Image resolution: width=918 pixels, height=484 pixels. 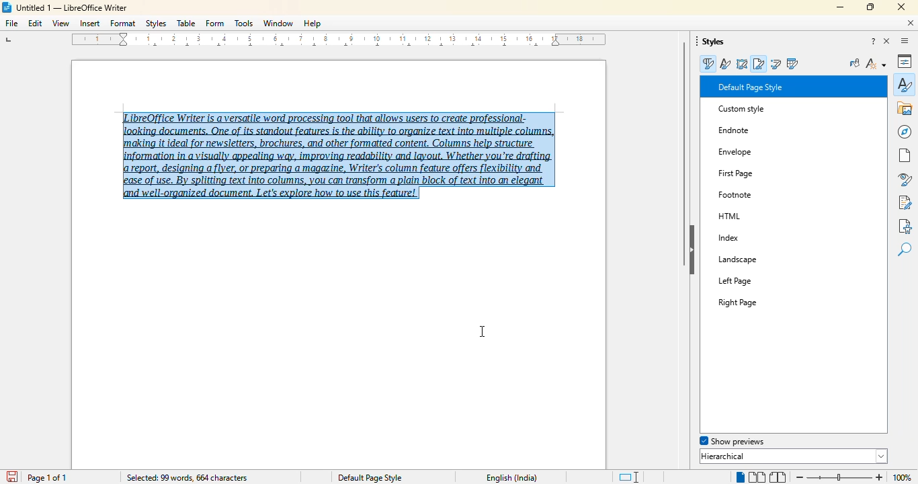 I want to click on  LibreOffice Writer is a versatile word processing tool that allows users to create professional-‘making it ideal for newsletters, brochures, and other formatted content, Columns help structure report, designing a flyer, or preparing a magazine, Writer's column feature offers flexibility and ease of use. By splitting text into columns, you can transform a plain block of text into an elegant and well-organized document. Let's explore how to use this feature! (text selected), so click(x=338, y=151).